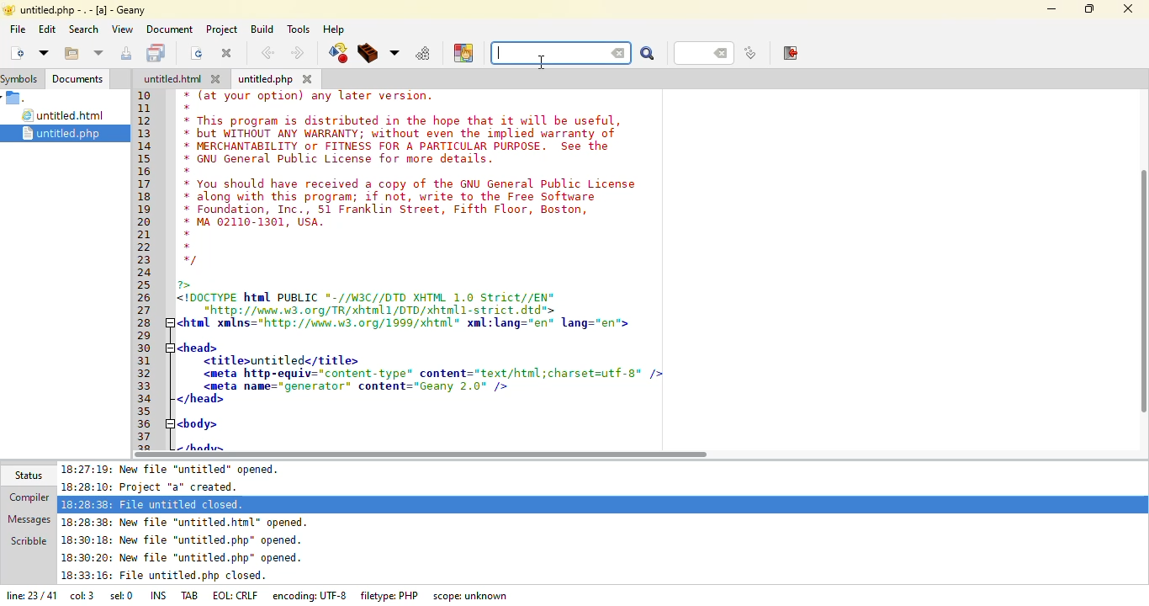 The image size is (1149, 606). I want to click on file, so click(18, 29).